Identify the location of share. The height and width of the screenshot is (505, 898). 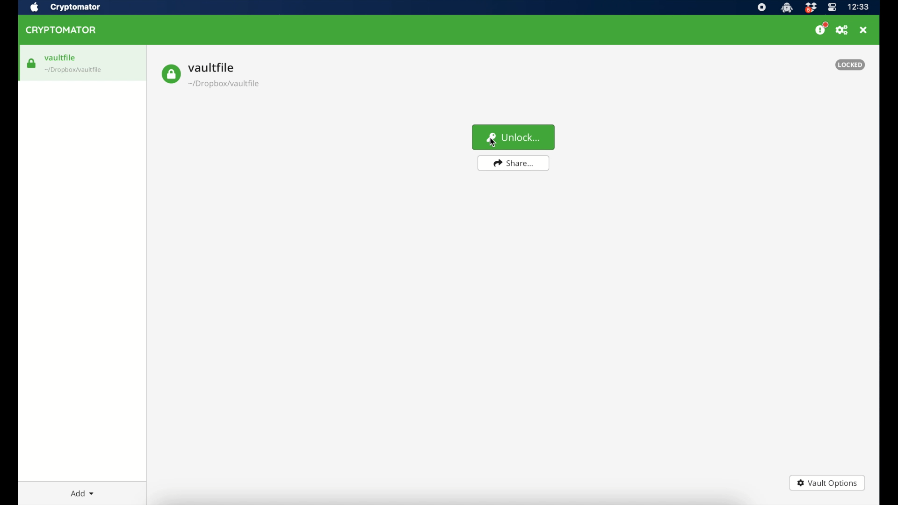
(514, 164).